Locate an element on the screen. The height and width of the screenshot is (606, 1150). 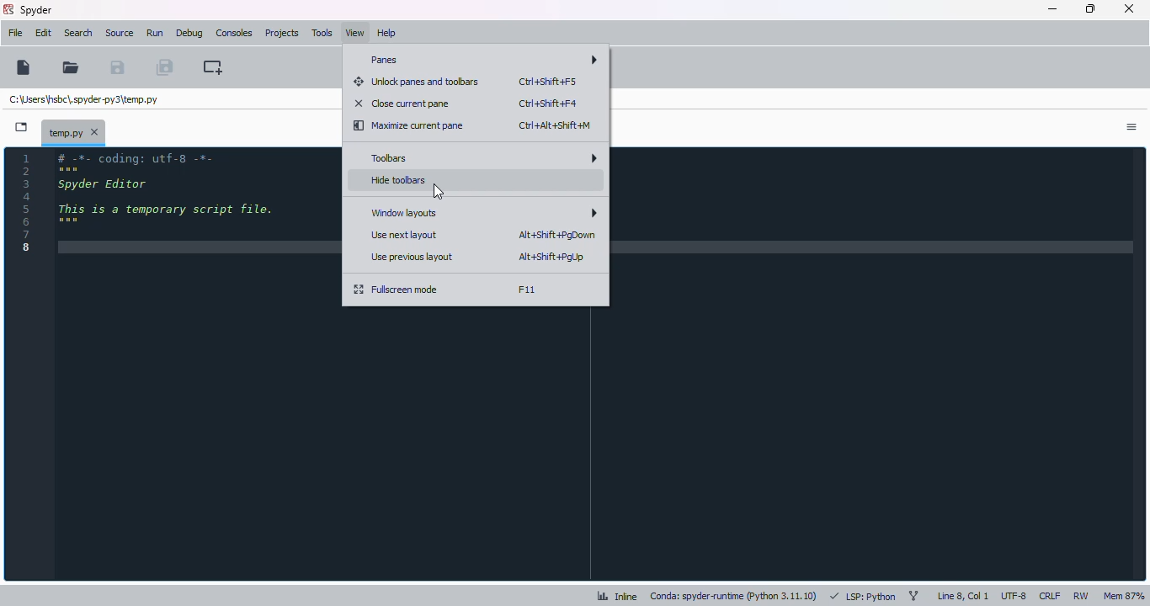
new file is located at coordinates (23, 66).